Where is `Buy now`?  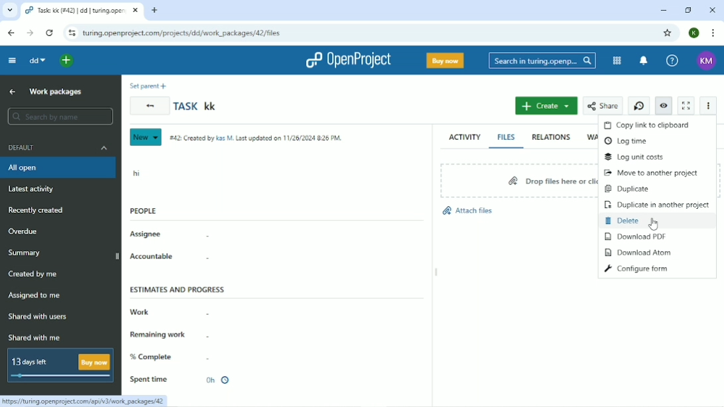
Buy now is located at coordinates (445, 60).